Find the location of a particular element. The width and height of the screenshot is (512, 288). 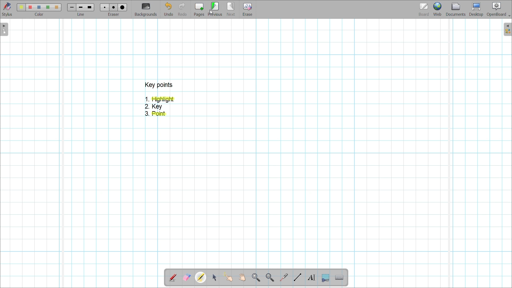

color4 is located at coordinates (47, 7).